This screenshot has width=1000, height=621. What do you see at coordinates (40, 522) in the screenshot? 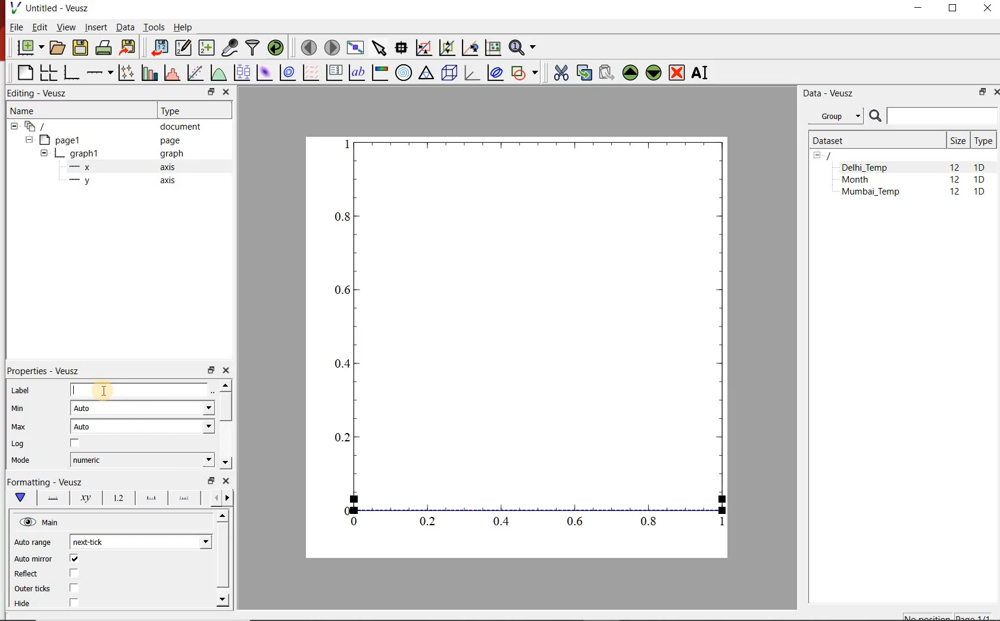
I see `Main` at bounding box center [40, 522].